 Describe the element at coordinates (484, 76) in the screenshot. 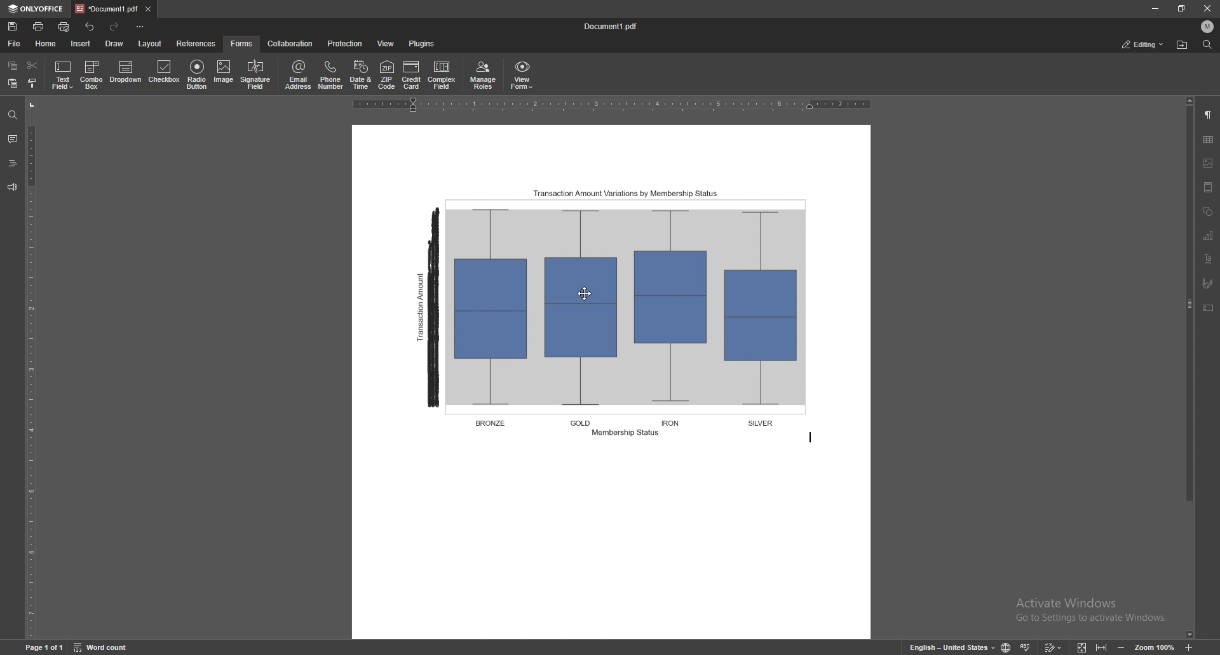

I see `manage roles` at that location.